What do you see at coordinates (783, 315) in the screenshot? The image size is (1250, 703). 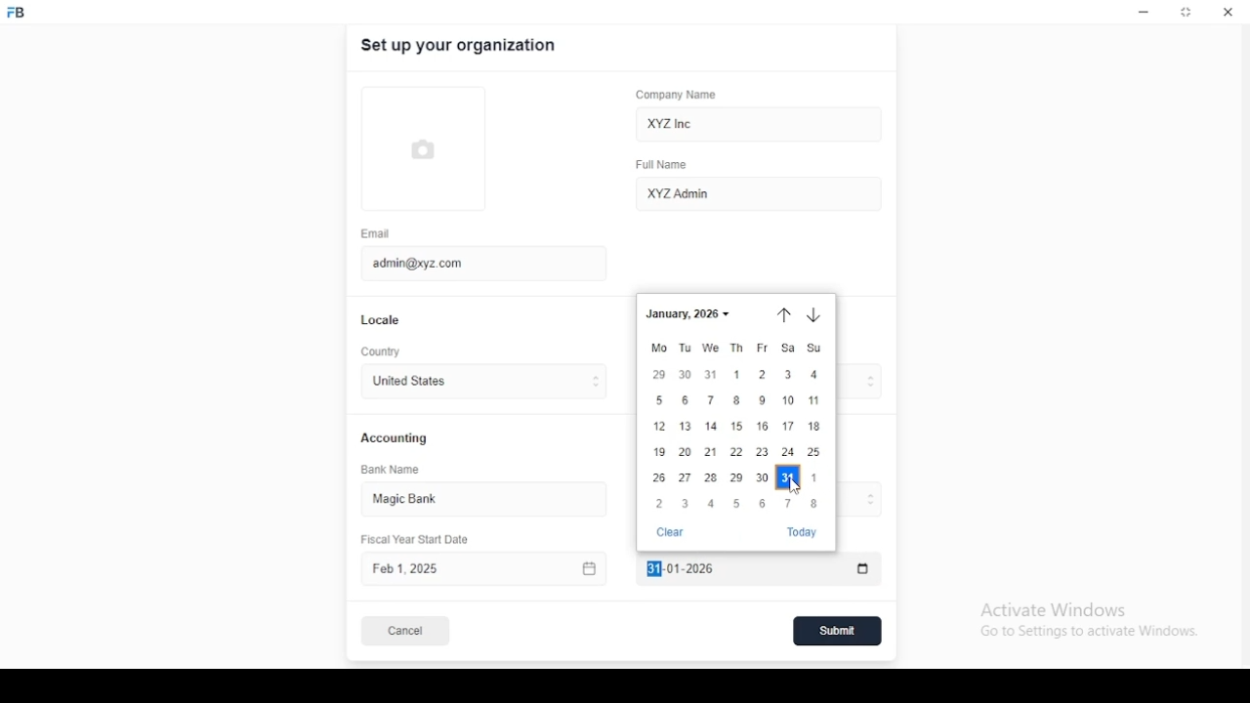 I see `previous month` at bounding box center [783, 315].